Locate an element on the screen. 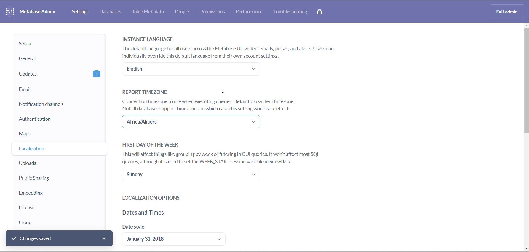 The width and height of the screenshot is (529, 252). MAPS is located at coordinates (58, 136).